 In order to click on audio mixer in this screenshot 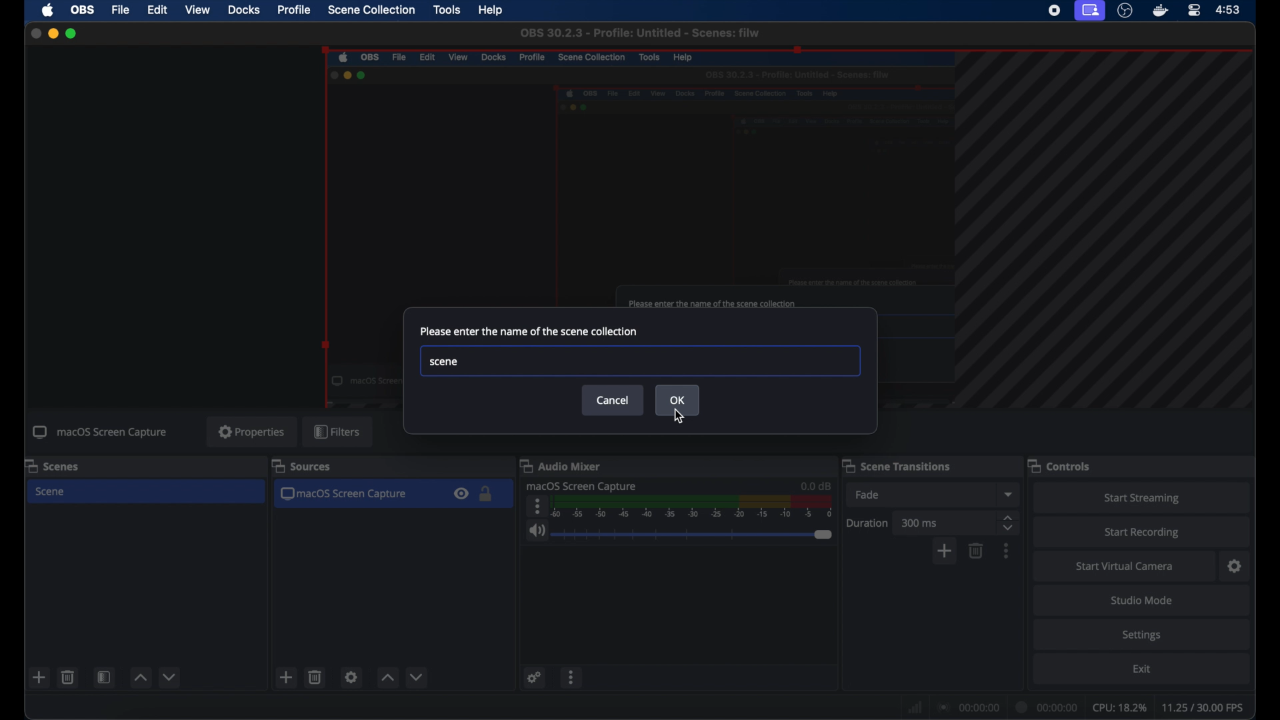, I will do `click(564, 465)`.